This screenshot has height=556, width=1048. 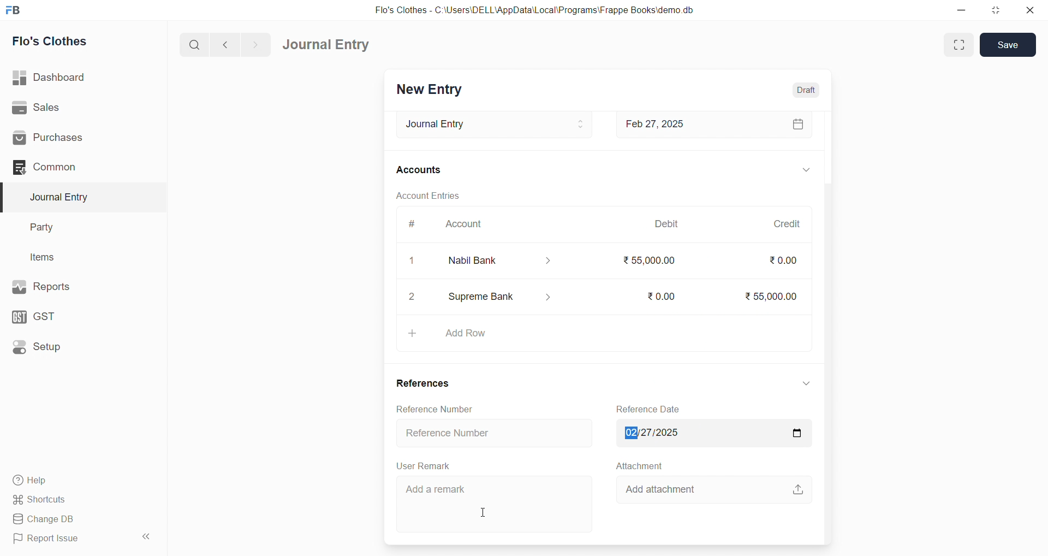 What do you see at coordinates (193, 46) in the screenshot?
I see `search` at bounding box center [193, 46].